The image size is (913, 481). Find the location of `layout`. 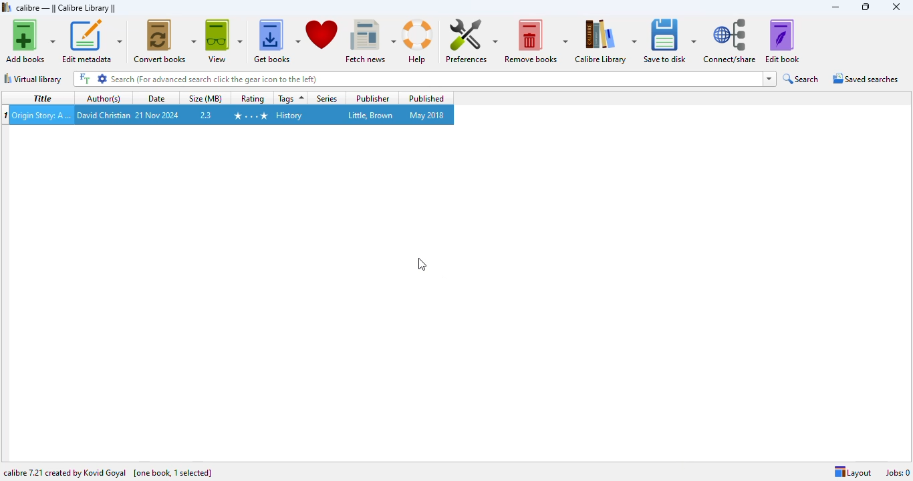

layout is located at coordinates (852, 472).